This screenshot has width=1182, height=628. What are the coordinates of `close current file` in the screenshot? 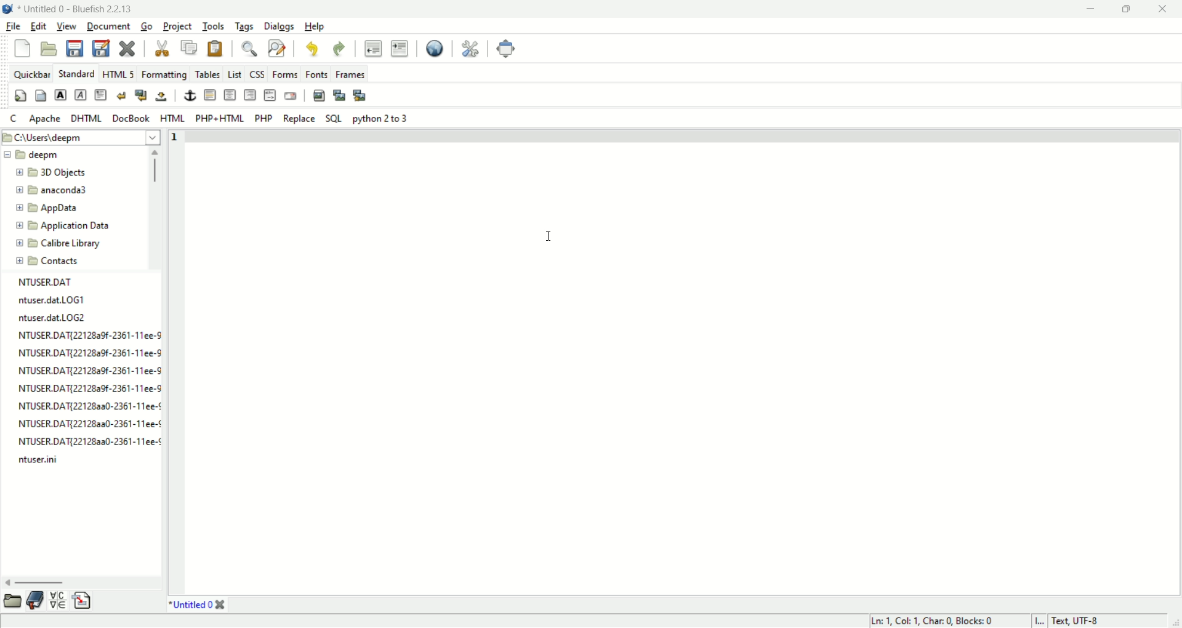 It's located at (127, 49).